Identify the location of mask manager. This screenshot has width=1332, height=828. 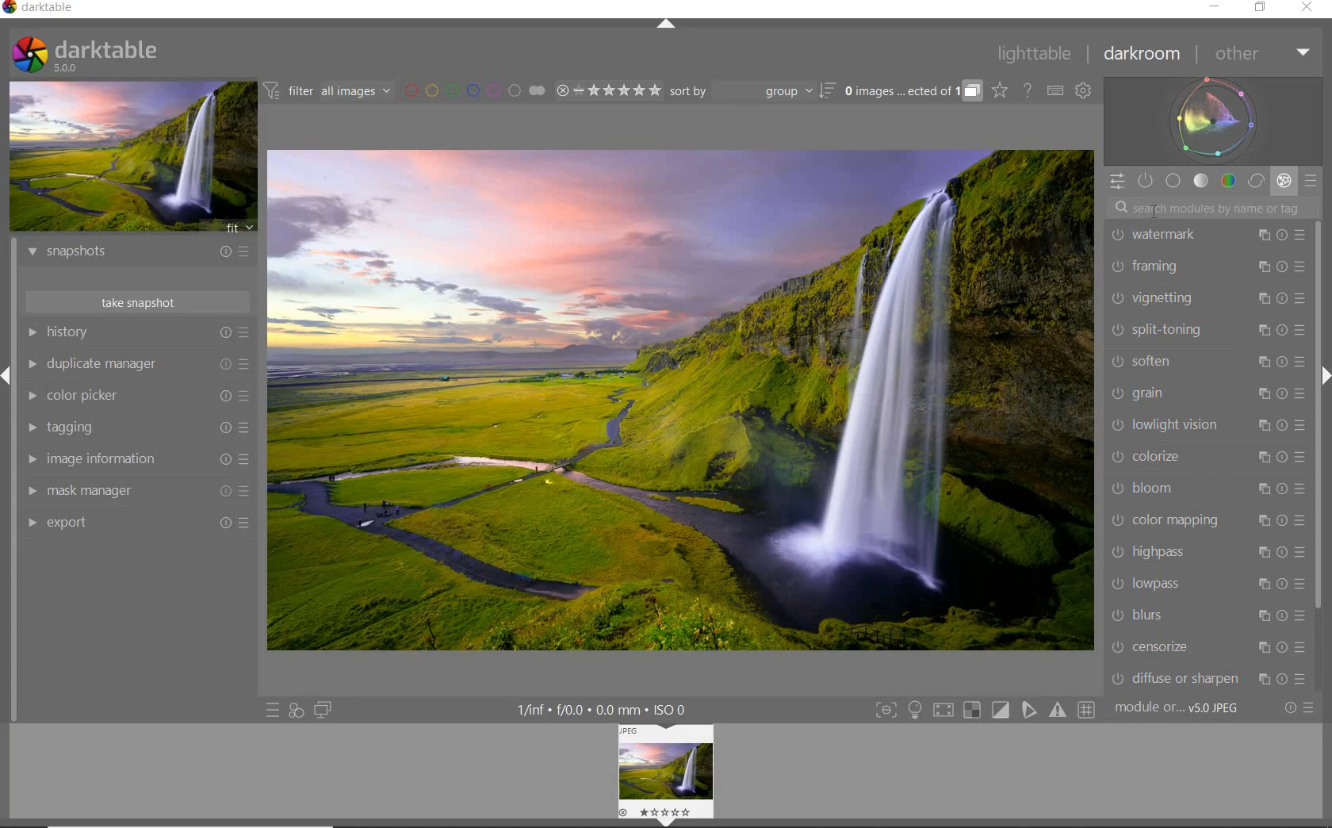
(139, 492).